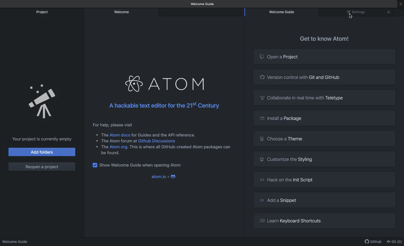  What do you see at coordinates (351, 19) in the screenshot?
I see `cursor` at bounding box center [351, 19].